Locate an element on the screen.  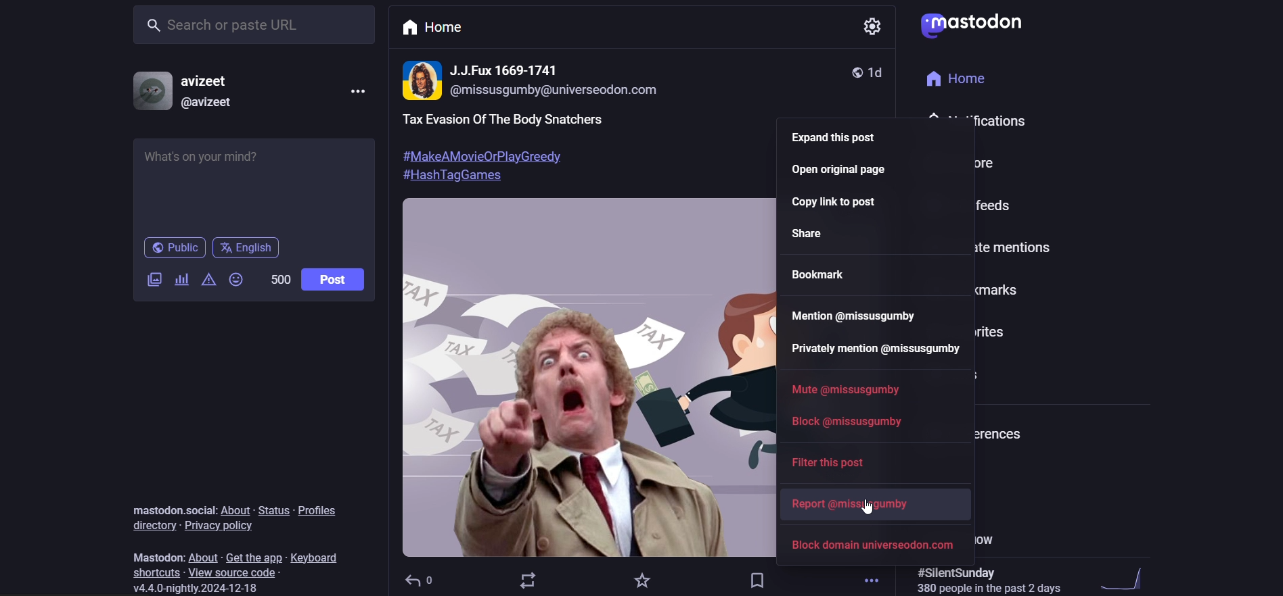
setting is located at coordinates (875, 26).